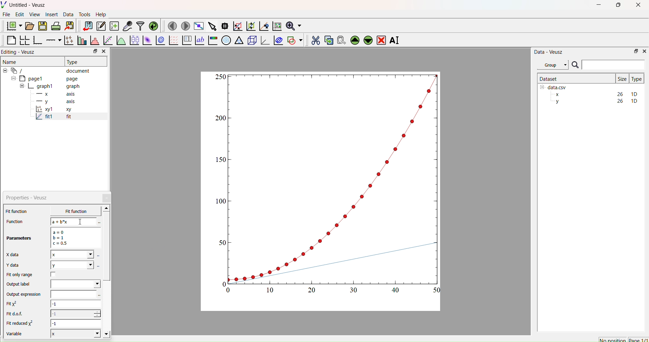  Describe the element at coordinates (549, 78) in the screenshot. I see `Dataset` at that location.